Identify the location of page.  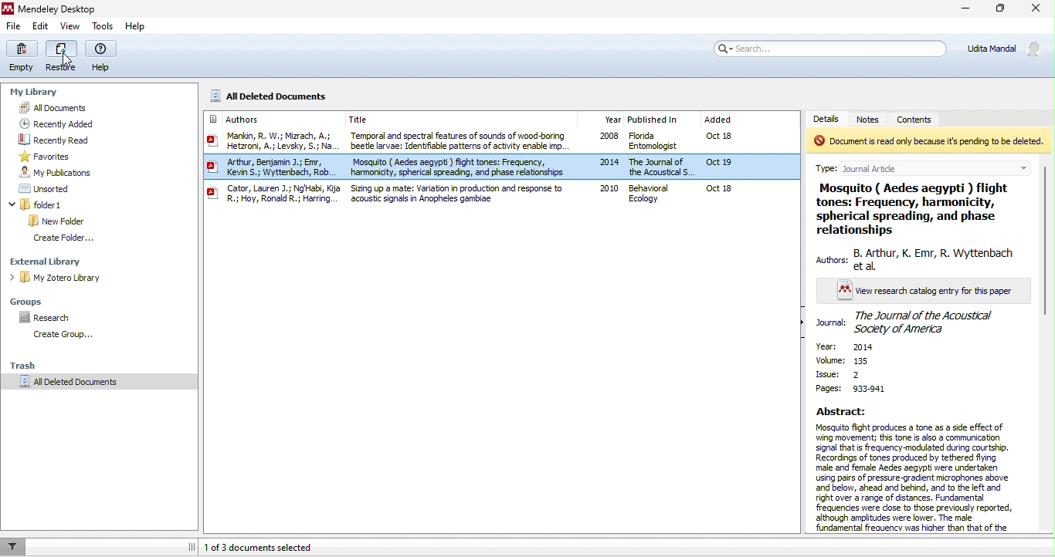
(852, 389).